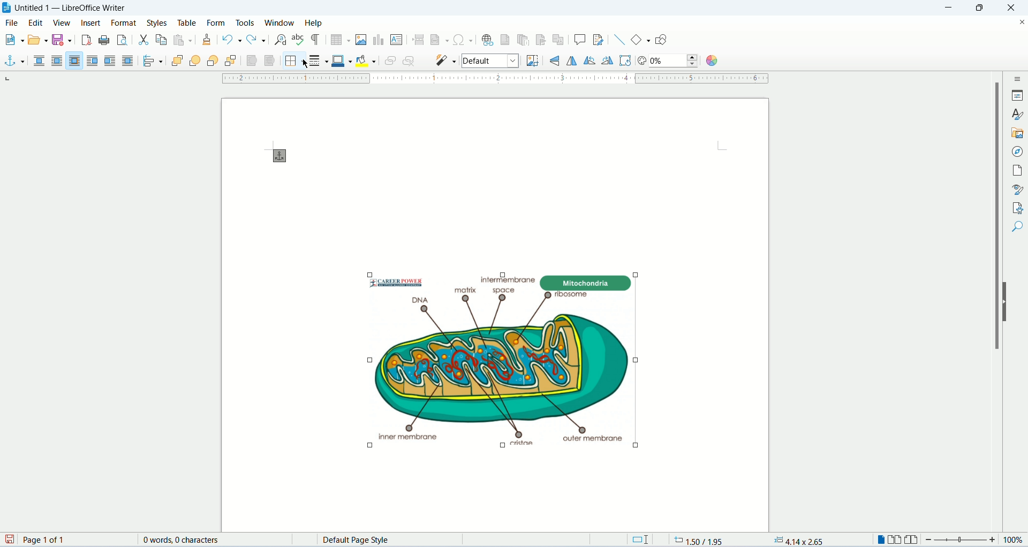  What do you see at coordinates (36, 22) in the screenshot?
I see `edit` at bounding box center [36, 22].